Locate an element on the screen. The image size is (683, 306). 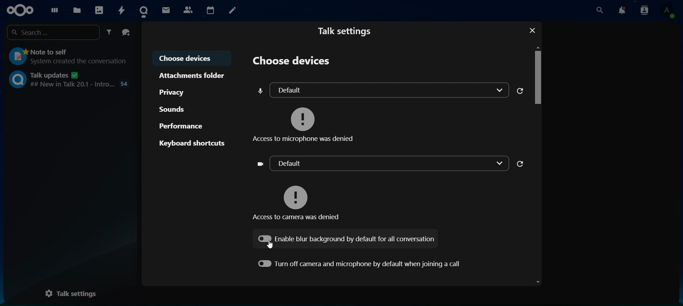
filter is located at coordinates (109, 32).